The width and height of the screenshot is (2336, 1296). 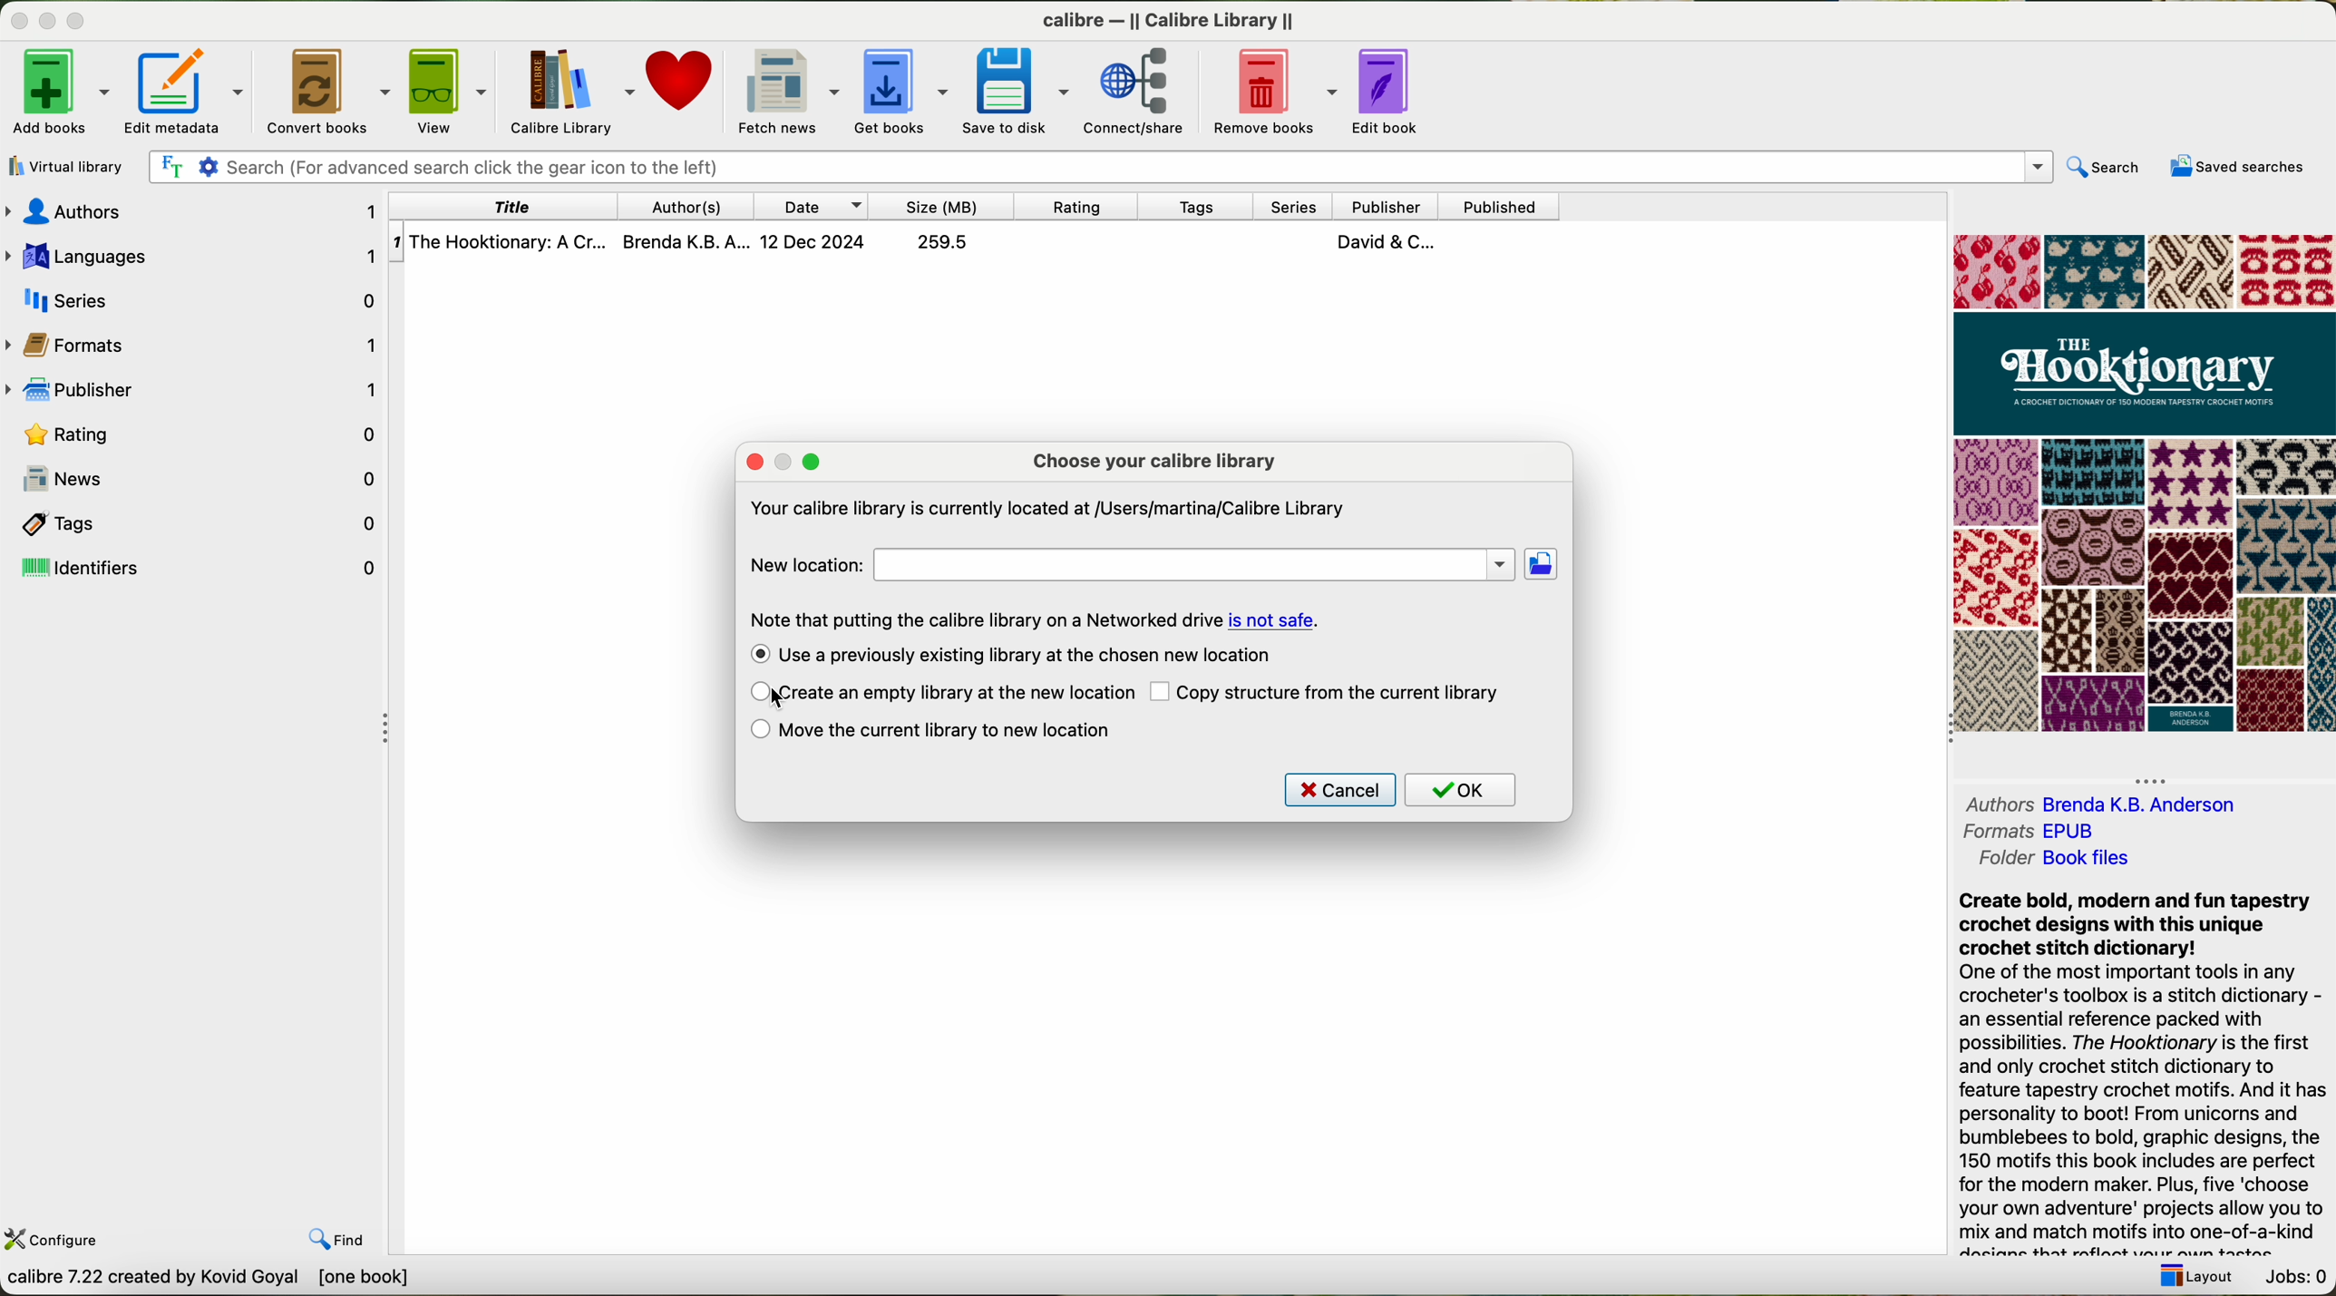 What do you see at coordinates (1207, 206) in the screenshot?
I see `tags` at bounding box center [1207, 206].